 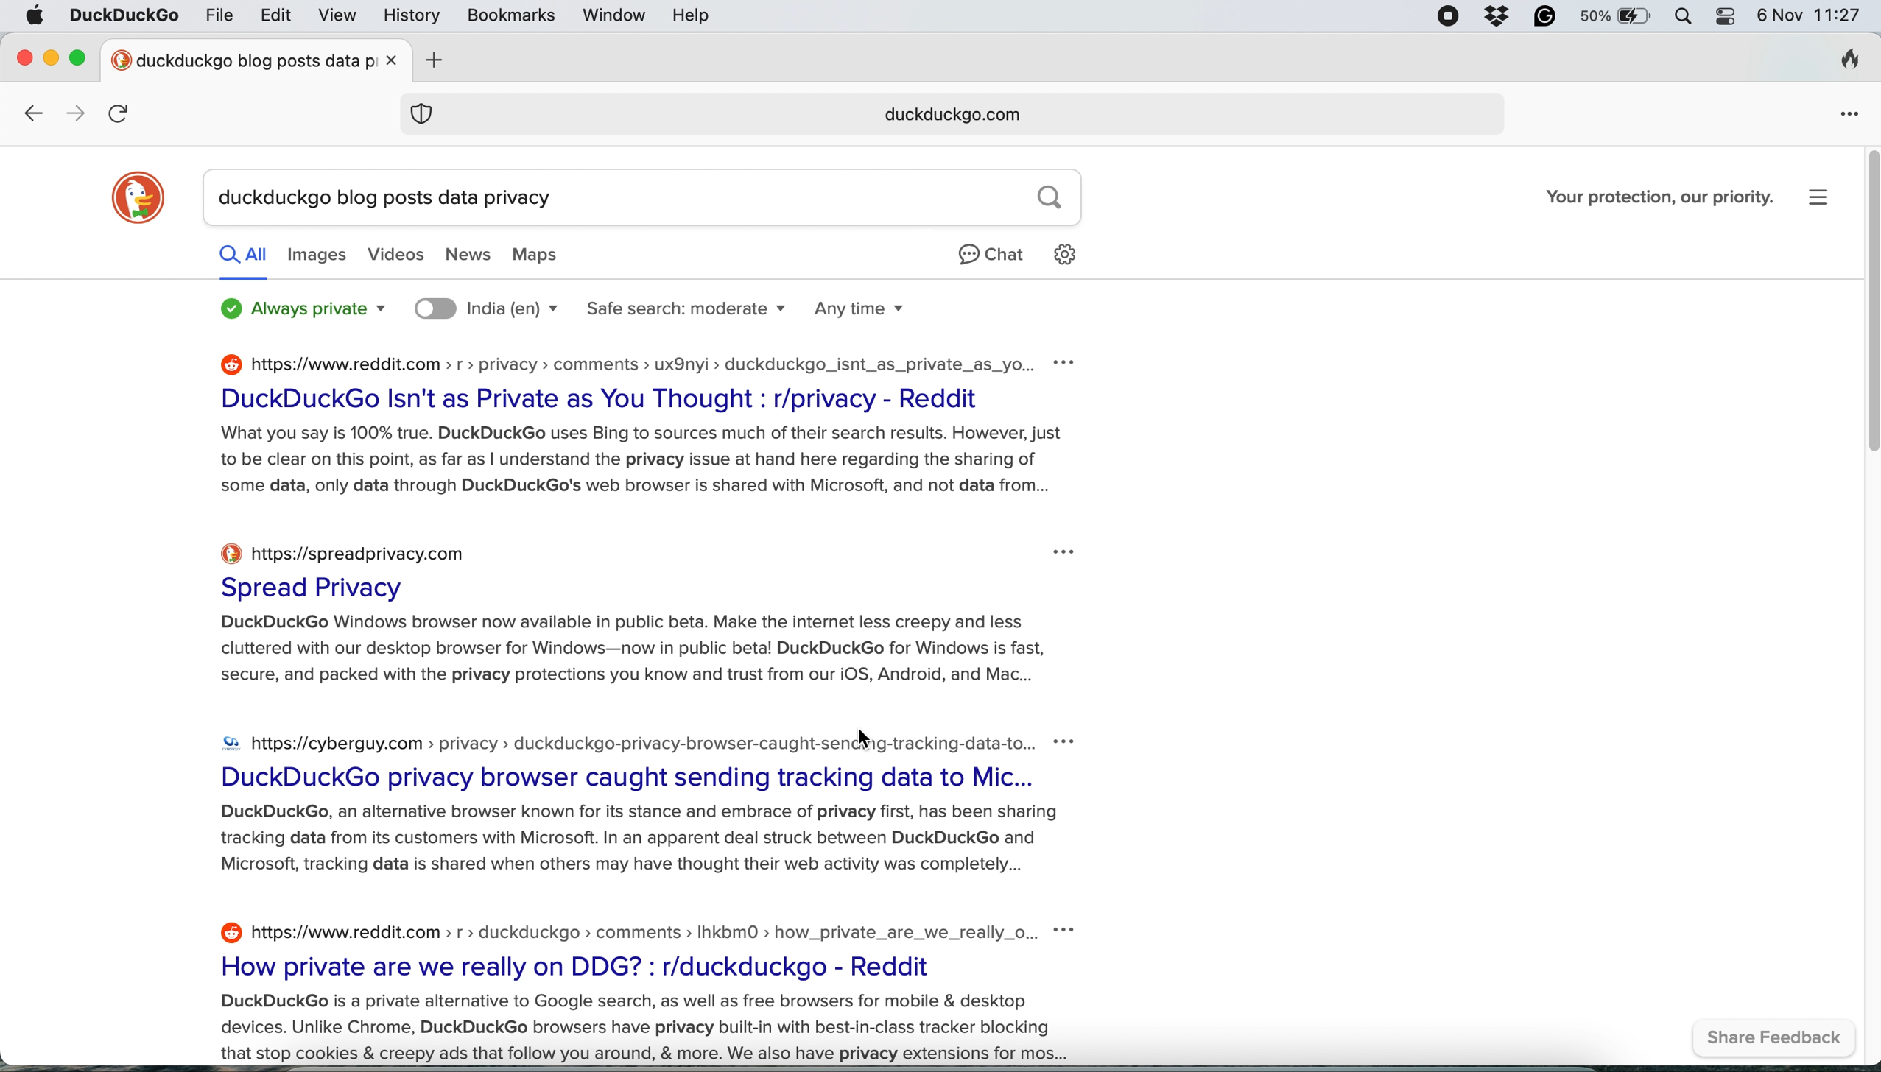 I want to click on window, so click(x=614, y=16).